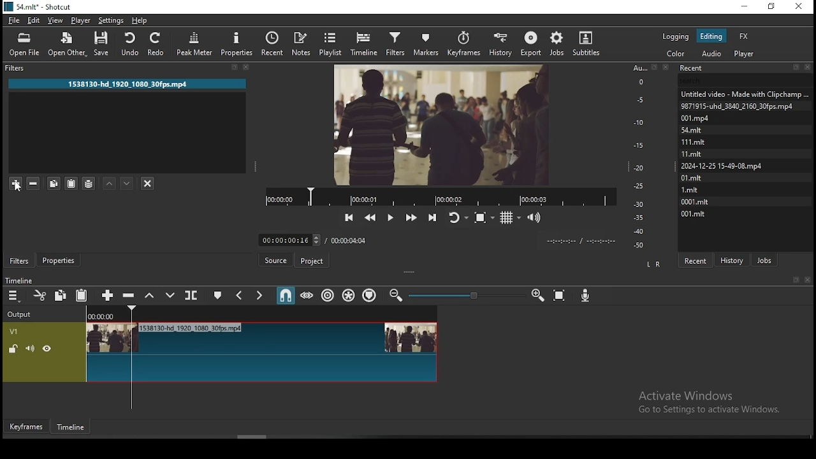 The image size is (816, 459). I want to click on next marker, so click(258, 296).